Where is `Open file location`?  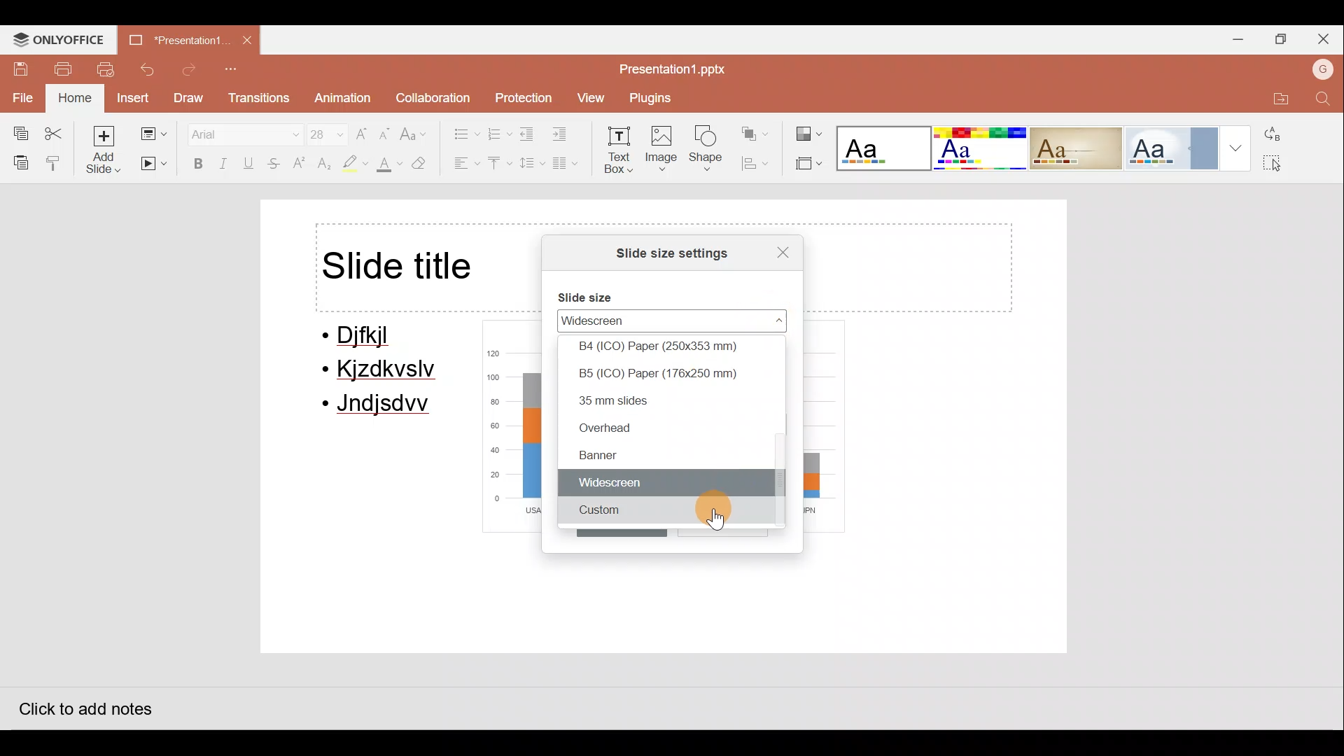 Open file location is located at coordinates (1276, 96).